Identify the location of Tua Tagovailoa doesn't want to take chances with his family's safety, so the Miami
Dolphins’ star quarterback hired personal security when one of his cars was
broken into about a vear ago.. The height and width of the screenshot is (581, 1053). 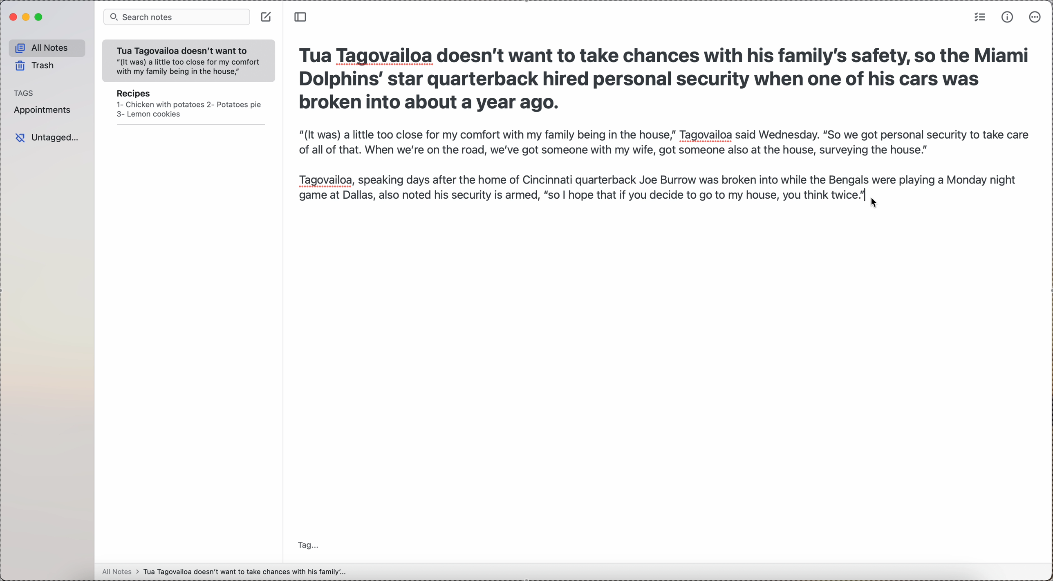
(664, 77).